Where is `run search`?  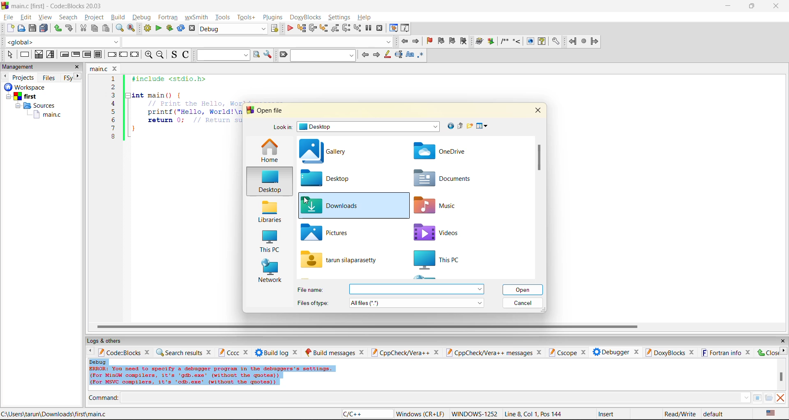
run search is located at coordinates (256, 55).